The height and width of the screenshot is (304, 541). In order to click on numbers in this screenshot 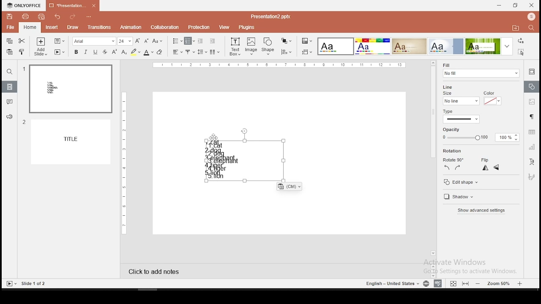, I will do `click(23, 98)`.